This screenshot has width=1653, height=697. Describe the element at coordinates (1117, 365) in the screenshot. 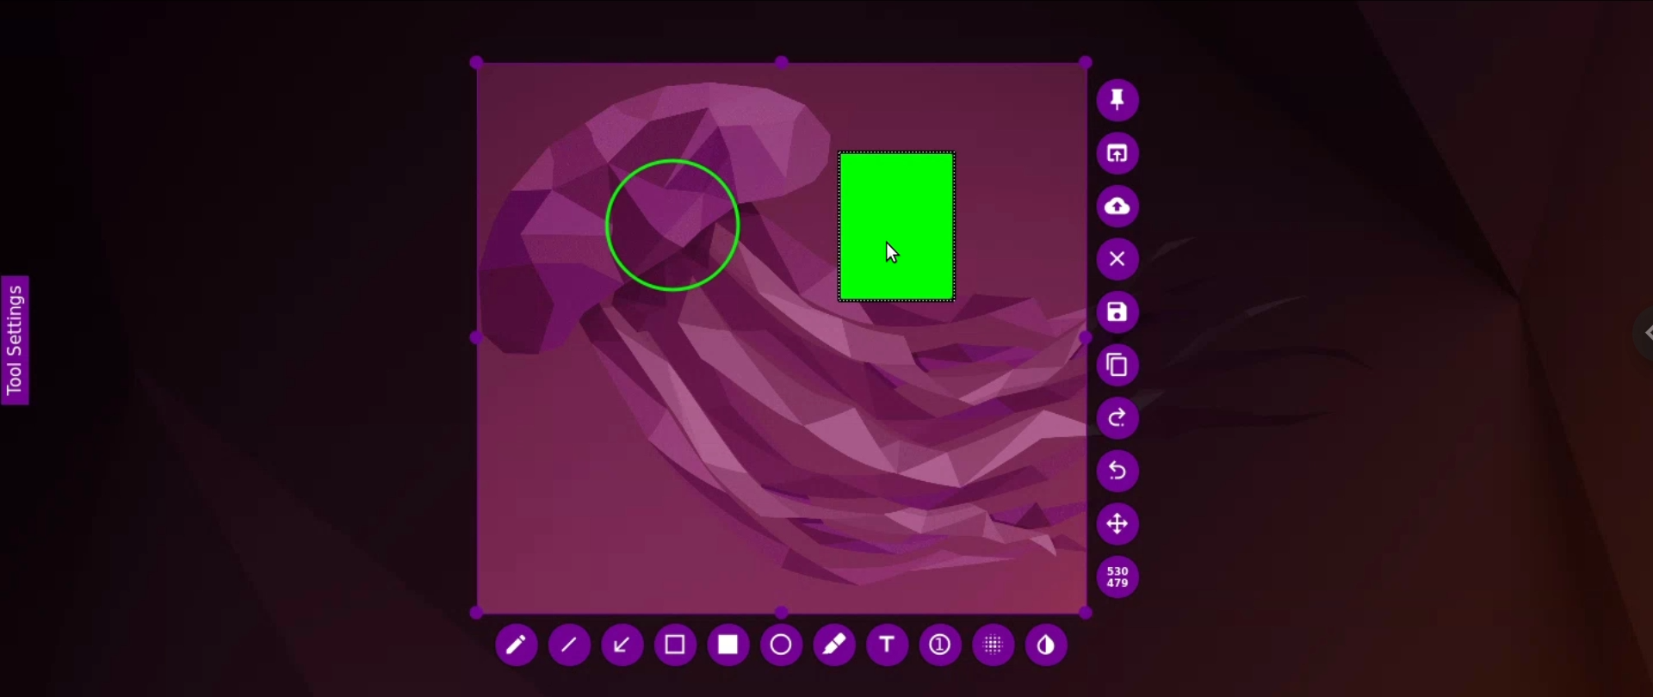

I see `copy` at that location.